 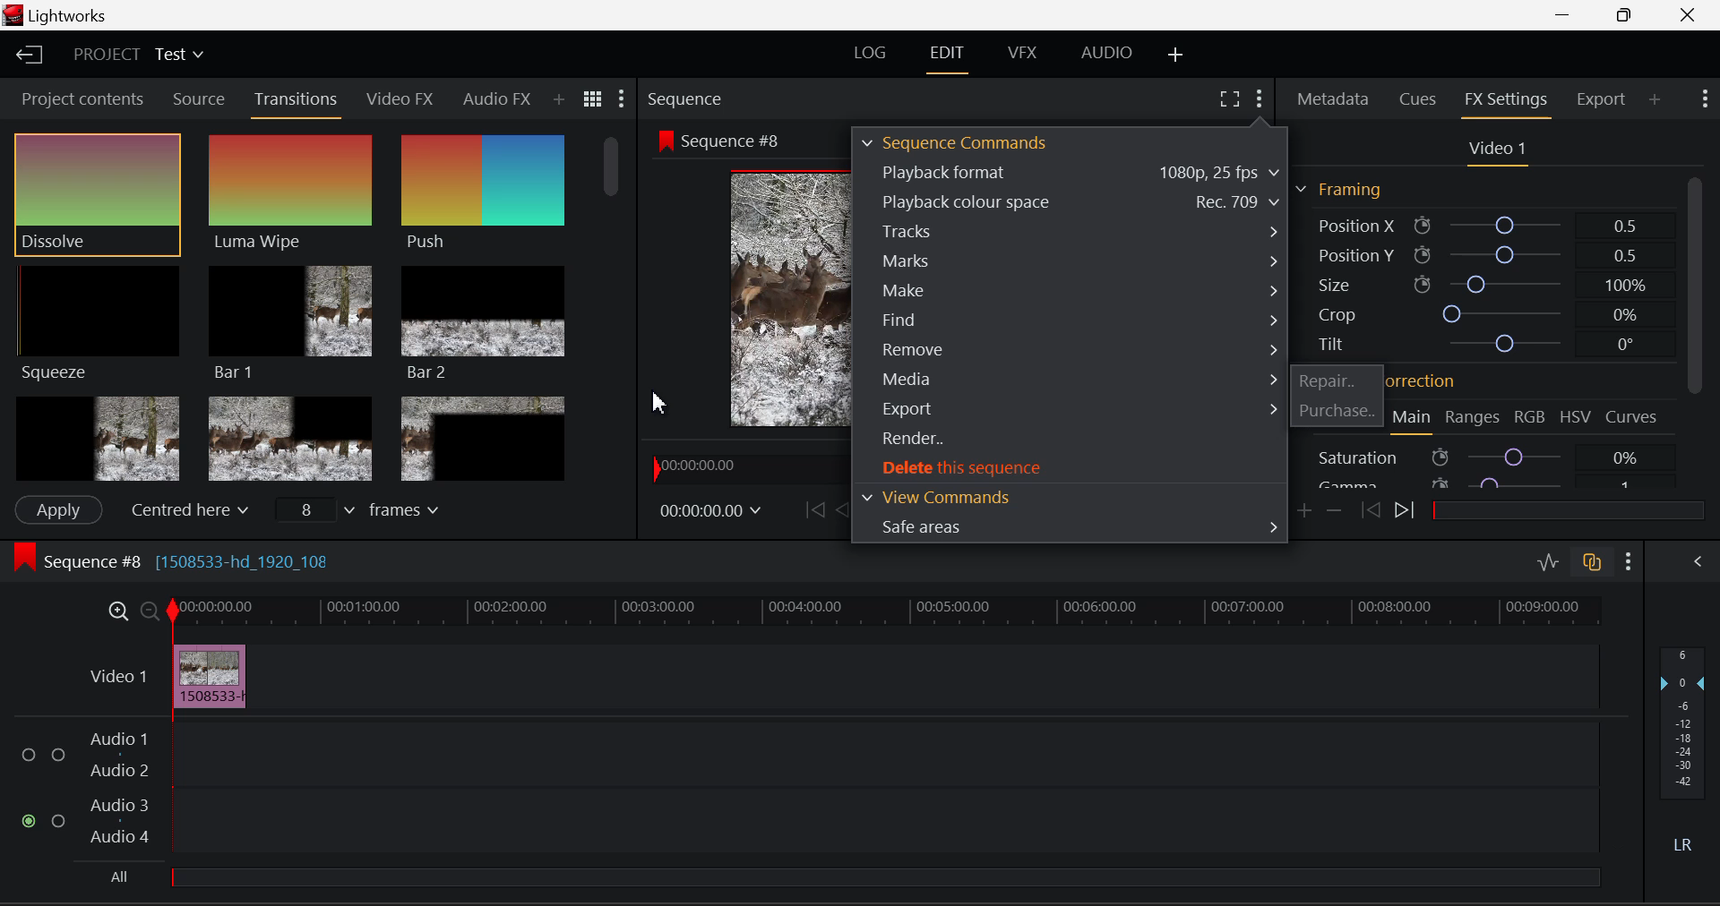 I want to click on Toggle list and title view, so click(x=592, y=98).